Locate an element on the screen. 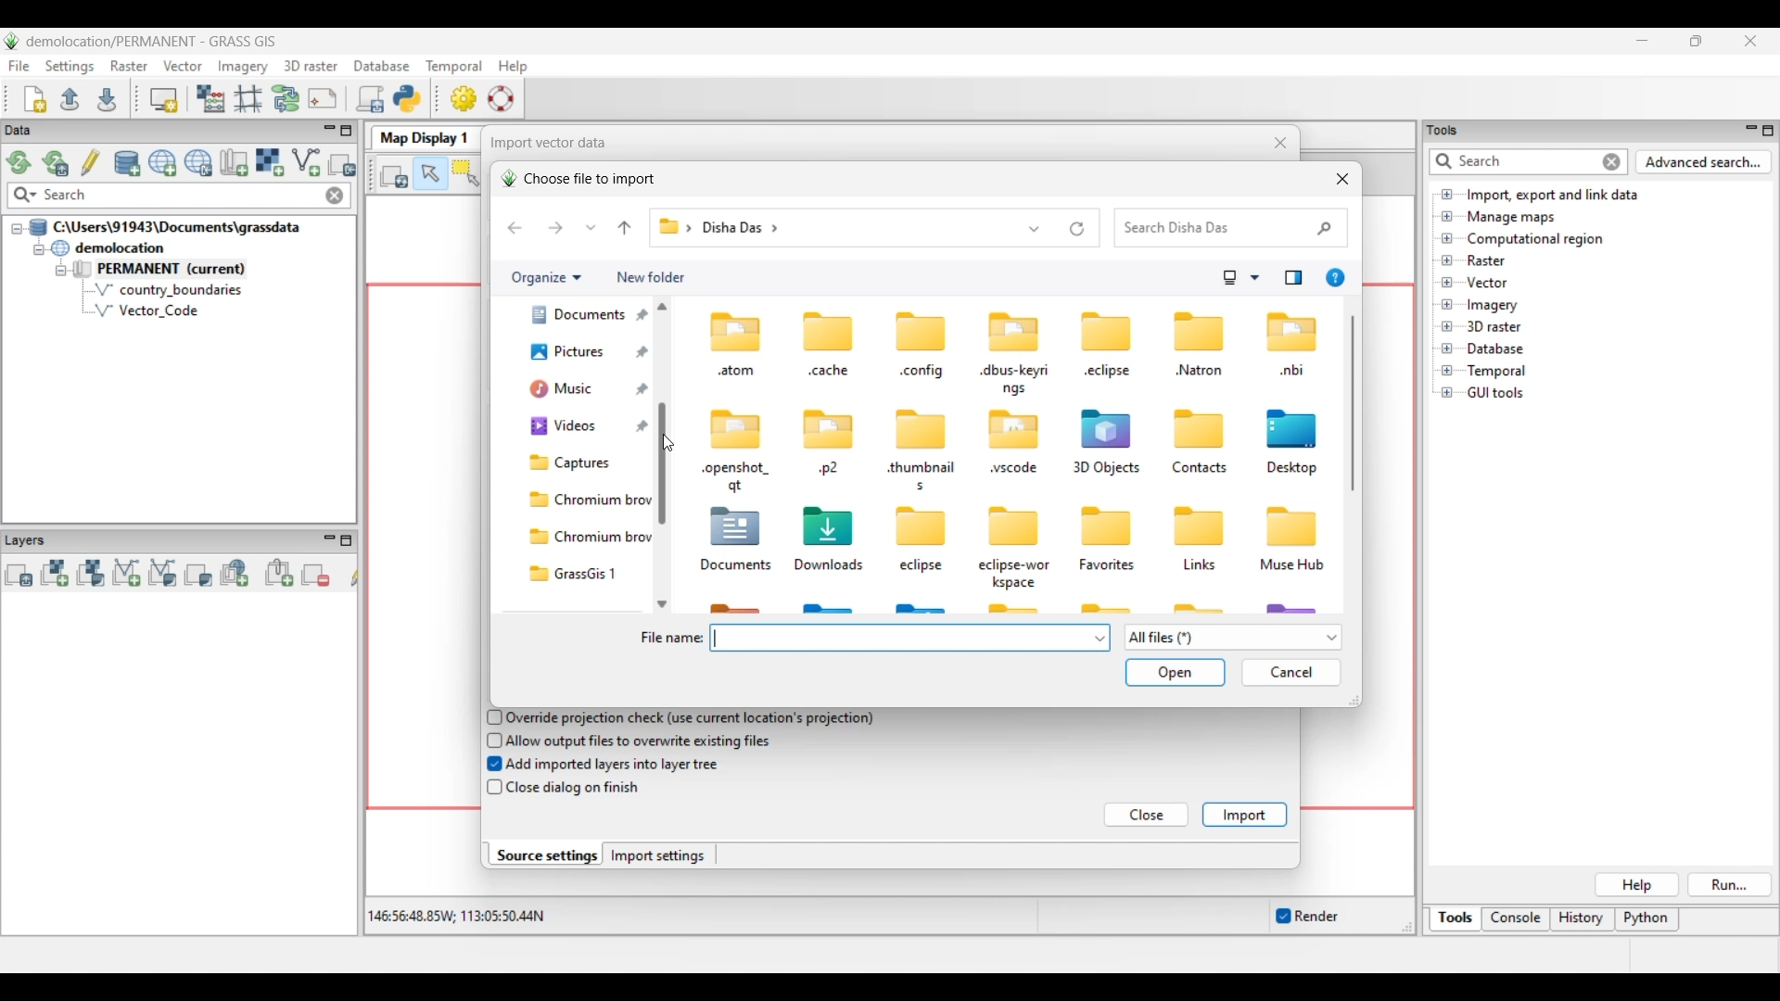  icon is located at coordinates (1292, 427).